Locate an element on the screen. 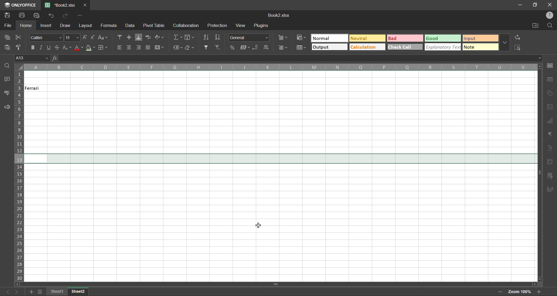 The image size is (557, 296). profile is located at coordinates (549, 15).